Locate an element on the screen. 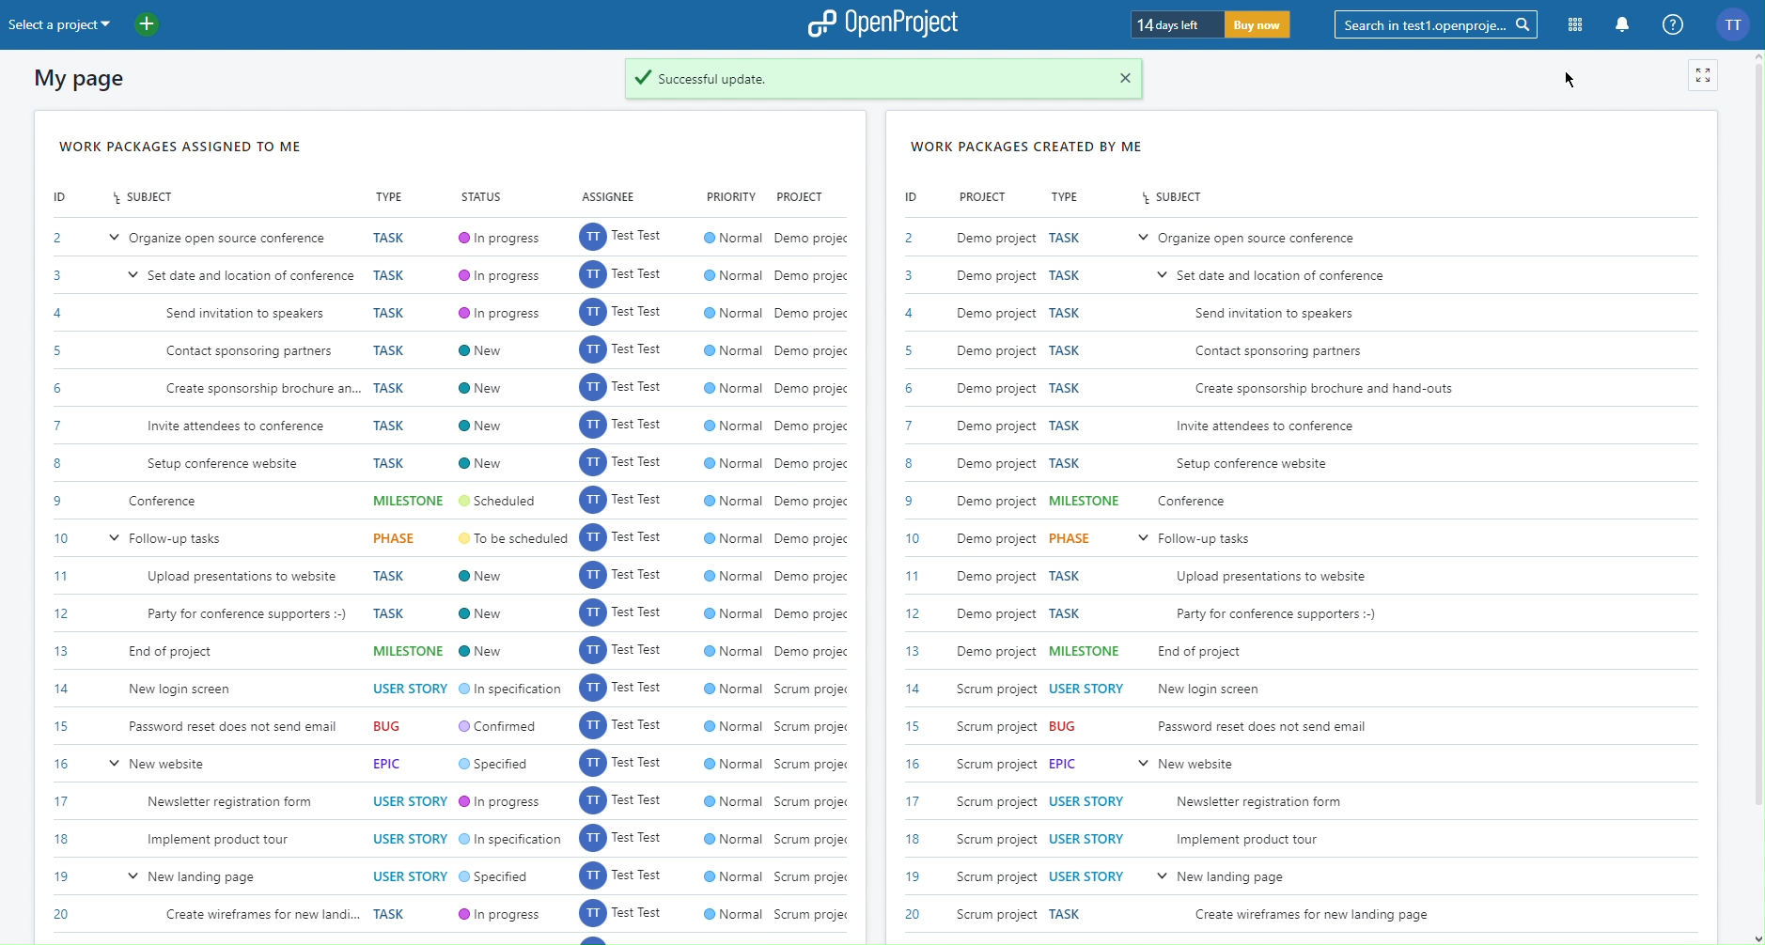  Milestone is located at coordinates (1082, 502).